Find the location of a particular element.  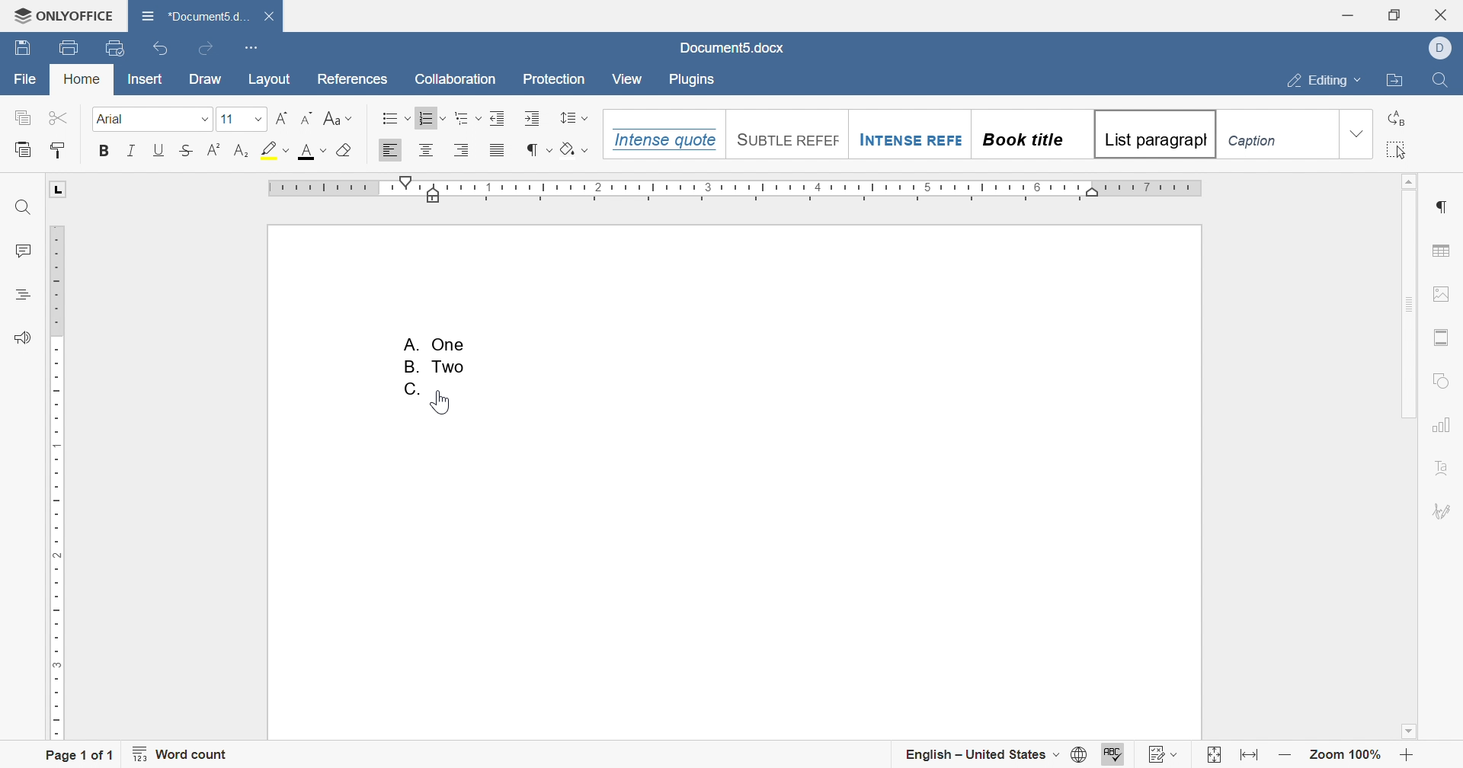

drop down is located at coordinates (260, 118).